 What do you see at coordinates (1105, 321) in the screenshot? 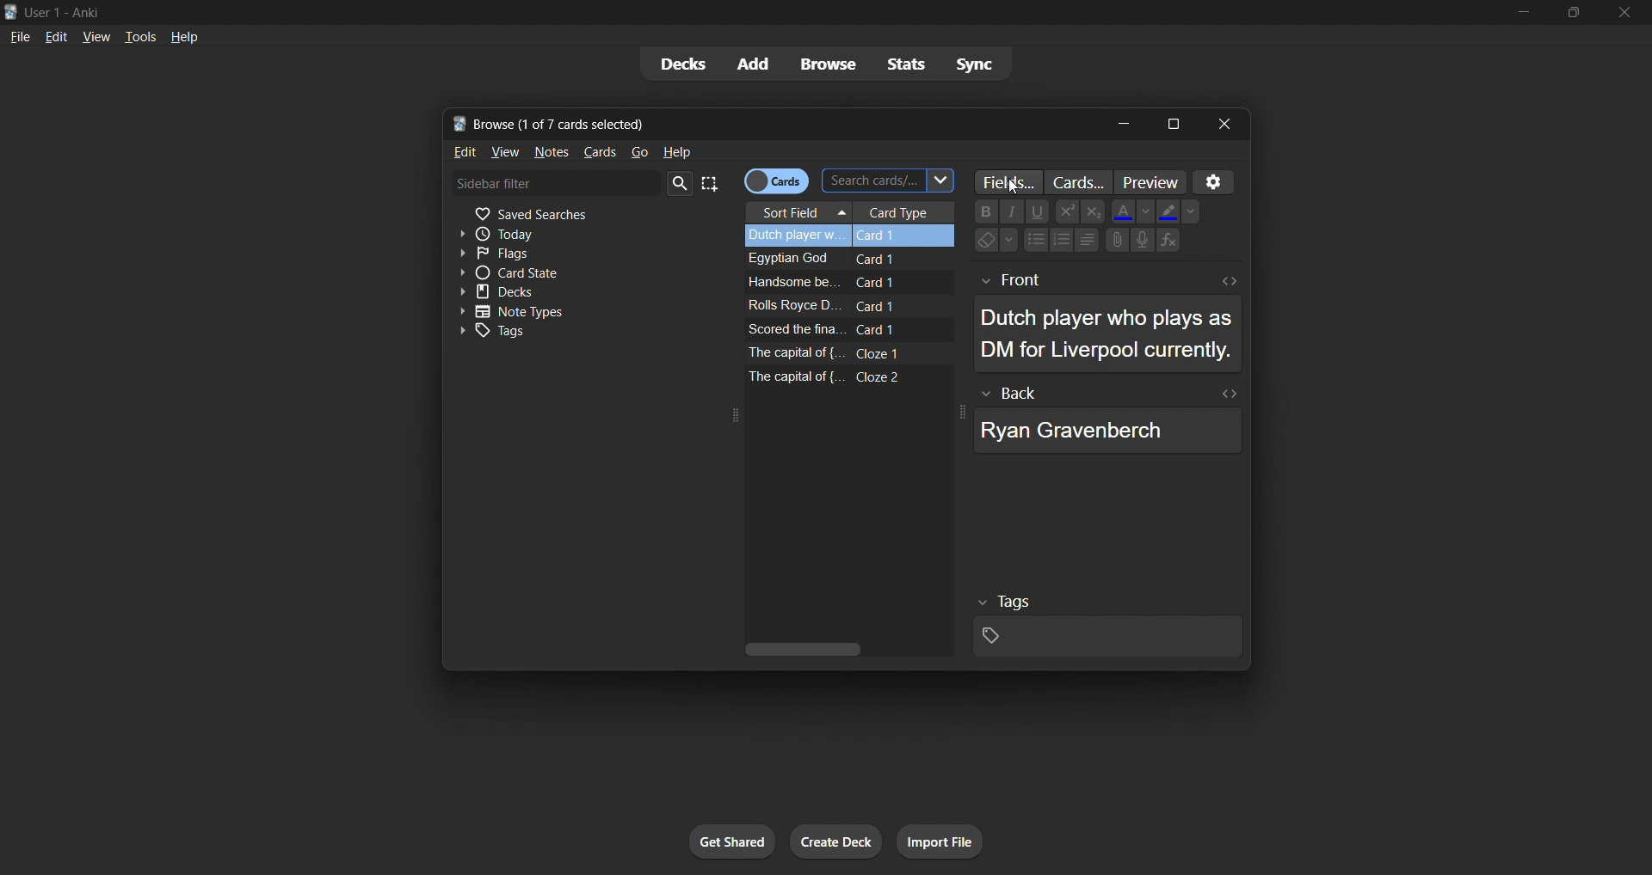
I see `selected card front data` at bounding box center [1105, 321].